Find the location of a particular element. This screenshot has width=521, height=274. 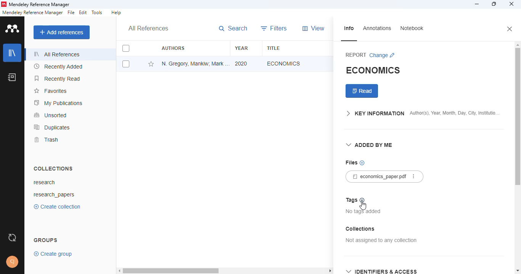

read is located at coordinates (362, 91).